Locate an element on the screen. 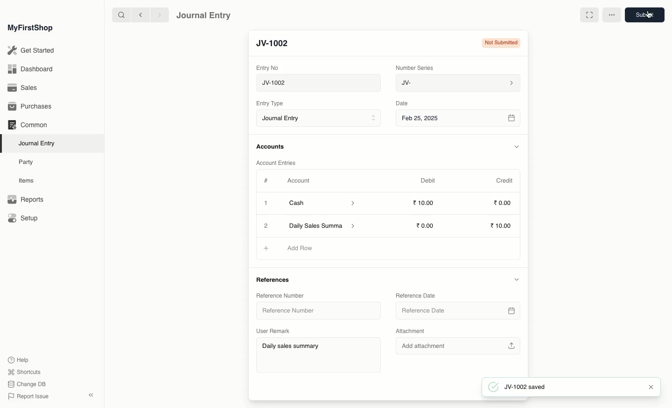 Image resolution: width=672 pixels, height=408 pixels. 10.00 is located at coordinates (427, 225).